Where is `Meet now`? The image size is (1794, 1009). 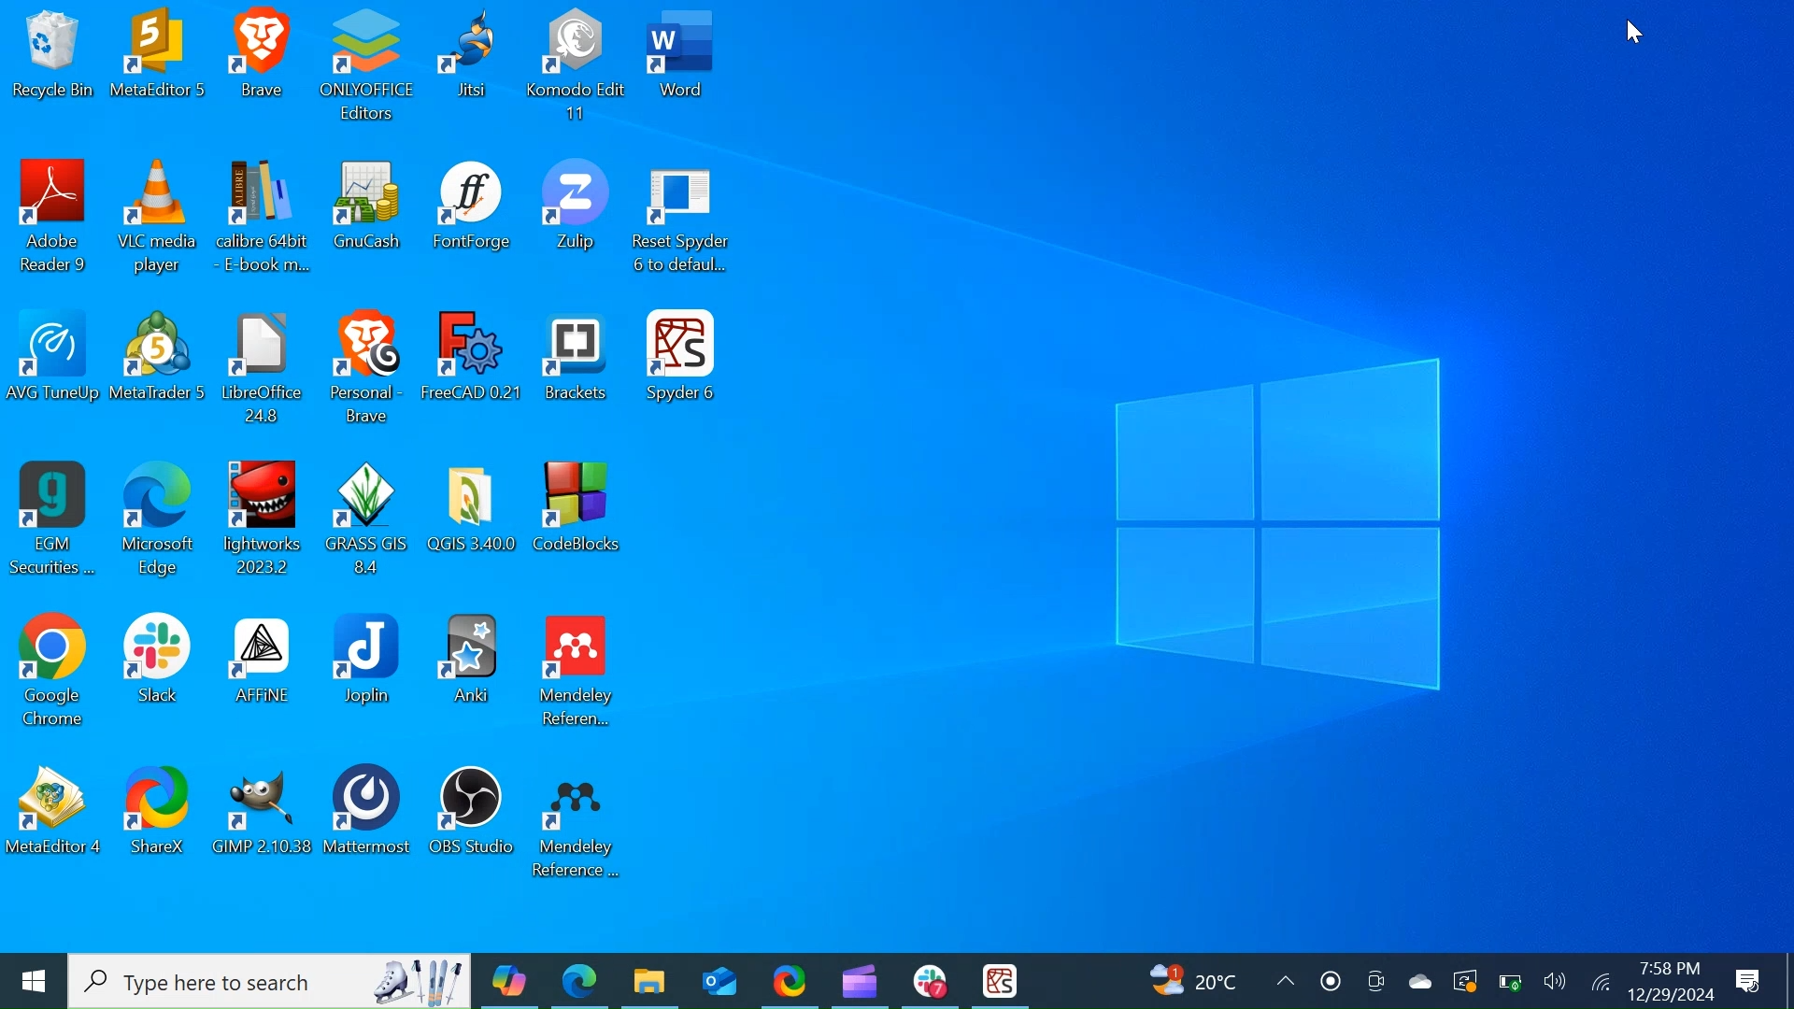
Meet now is located at coordinates (1373, 980).